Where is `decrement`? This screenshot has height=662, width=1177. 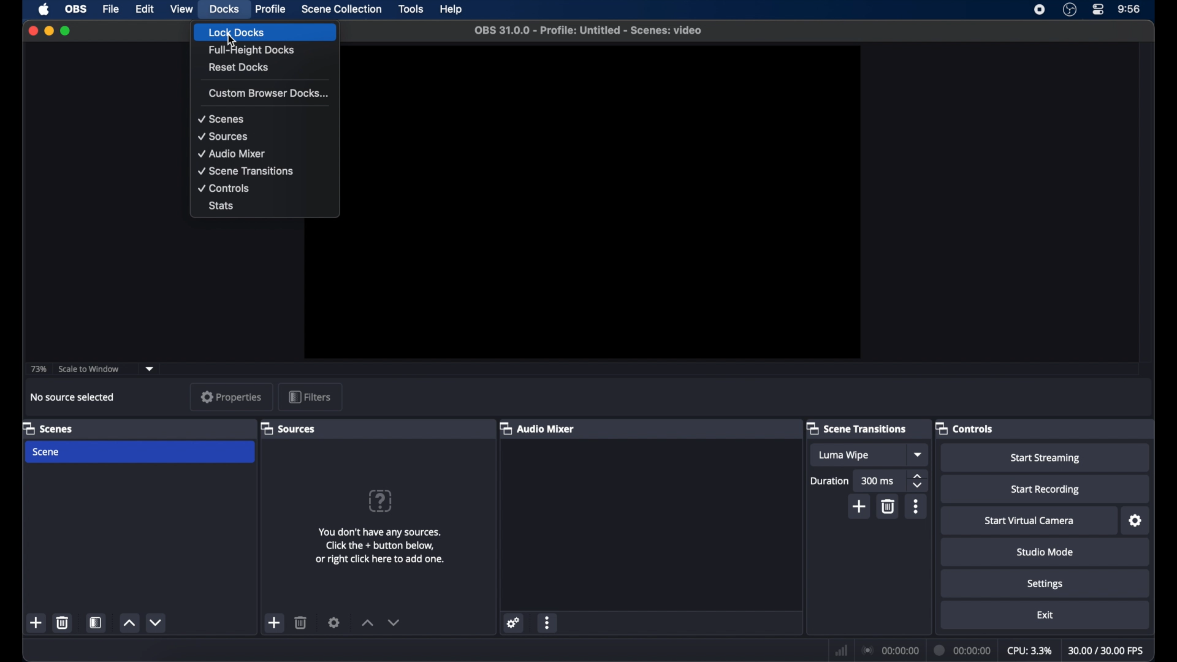
decrement is located at coordinates (394, 622).